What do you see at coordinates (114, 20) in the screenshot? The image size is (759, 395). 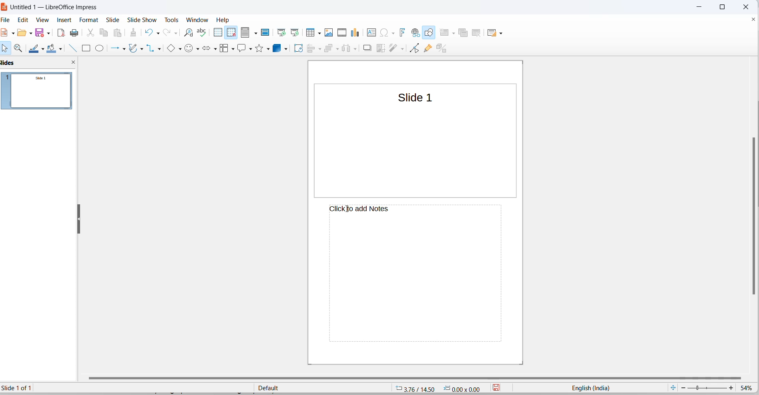 I see `slide` at bounding box center [114, 20].